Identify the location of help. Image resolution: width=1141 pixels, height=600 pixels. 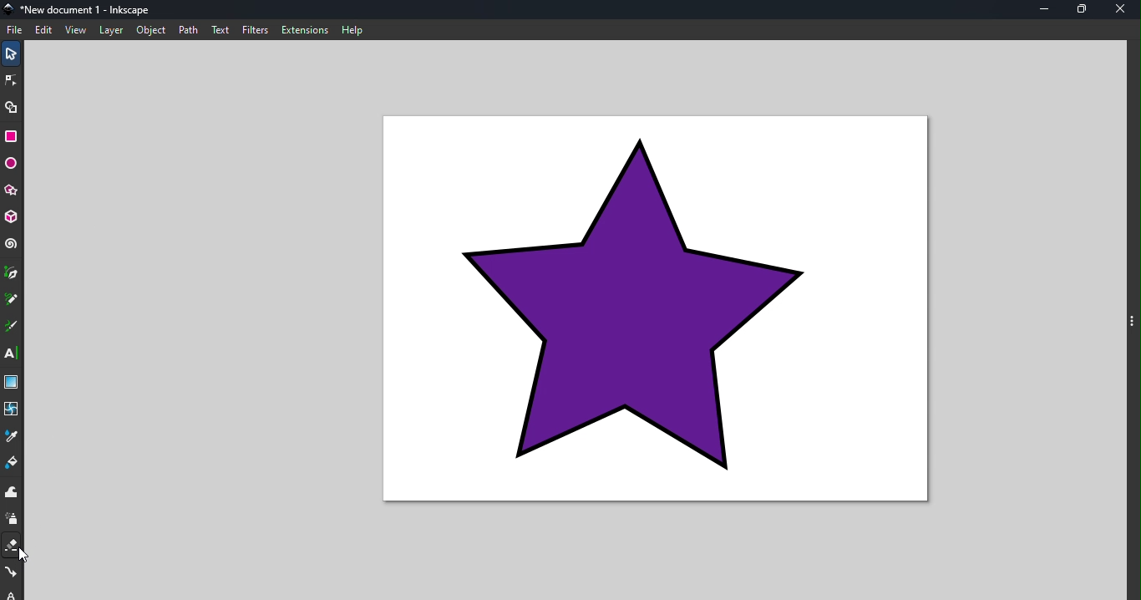
(354, 29).